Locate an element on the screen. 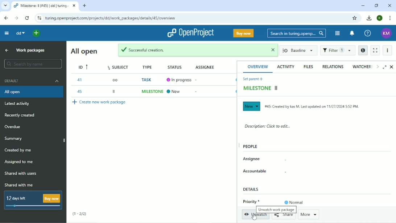  create new work package is located at coordinates (104, 102).